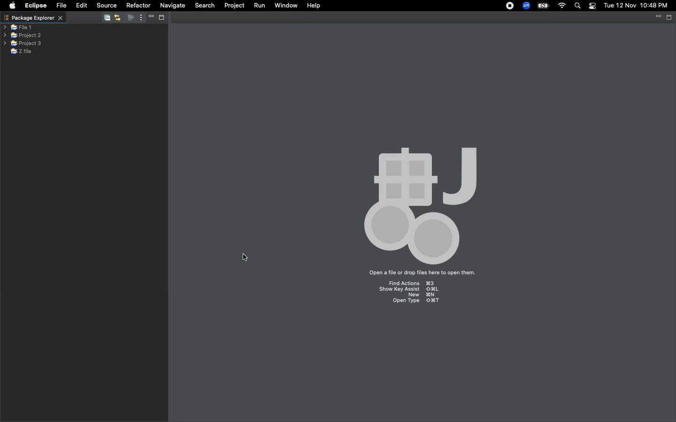 Image resolution: width=676 pixels, height=422 pixels. What do you see at coordinates (511, 7) in the screenshot?
I see `Recording` at bounding box center [511, 7].